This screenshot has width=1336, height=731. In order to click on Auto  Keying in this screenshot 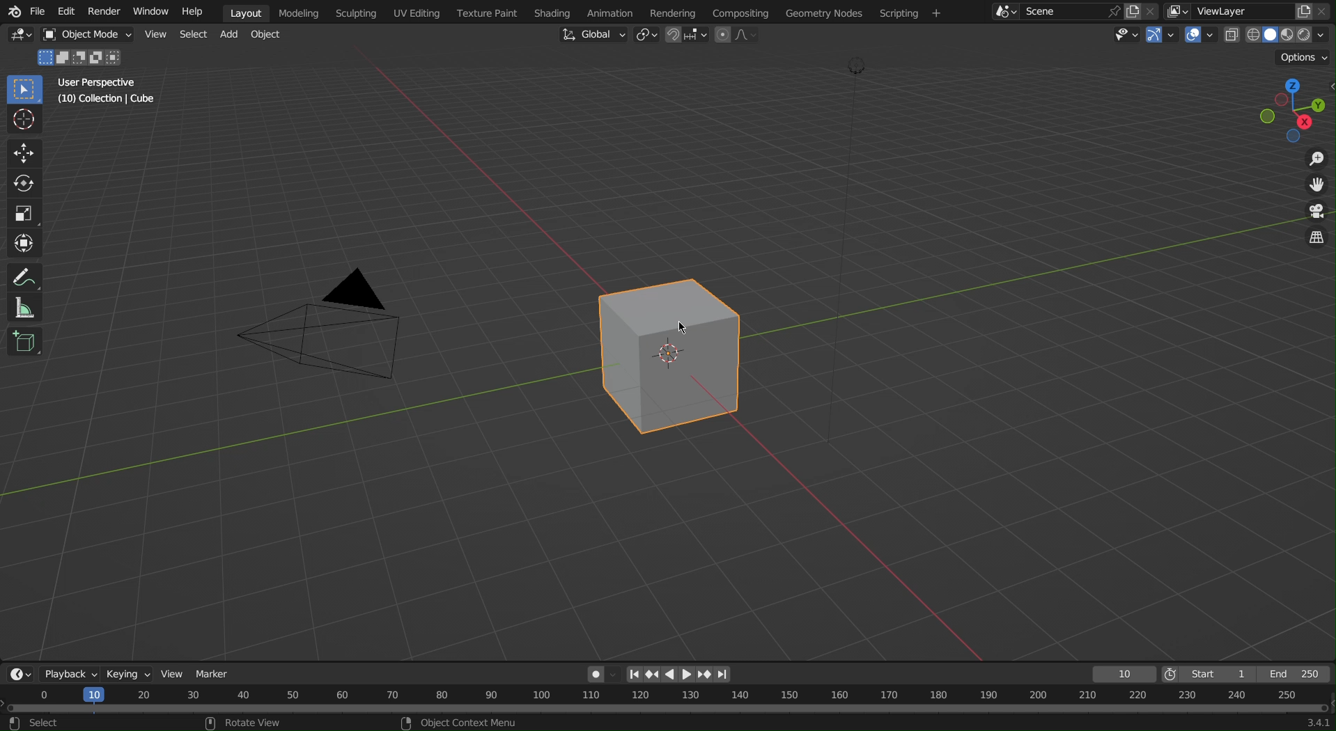, I will do `click(600, 672)`.